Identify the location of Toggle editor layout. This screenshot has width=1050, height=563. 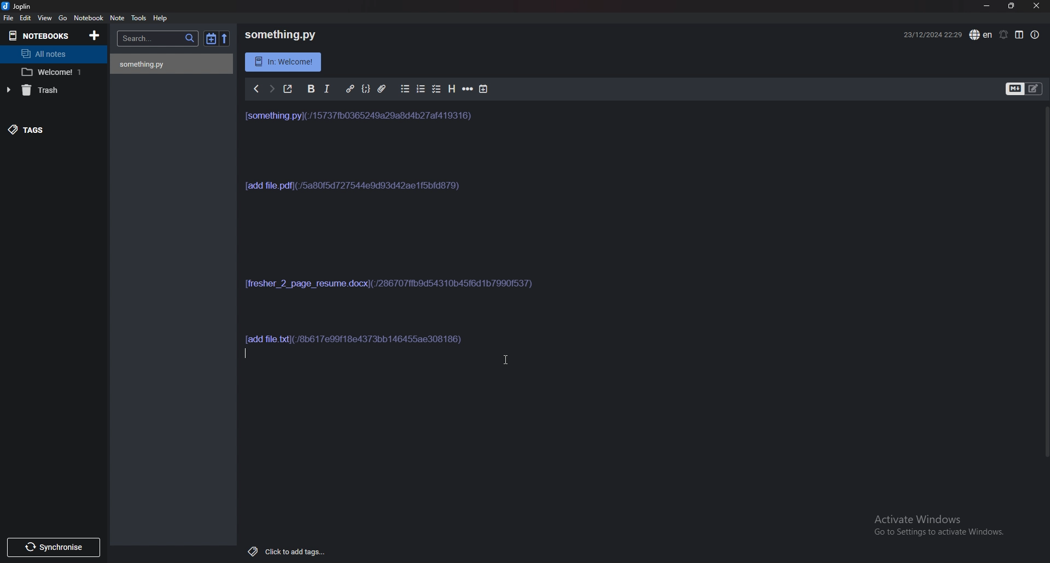
(1019, 35).